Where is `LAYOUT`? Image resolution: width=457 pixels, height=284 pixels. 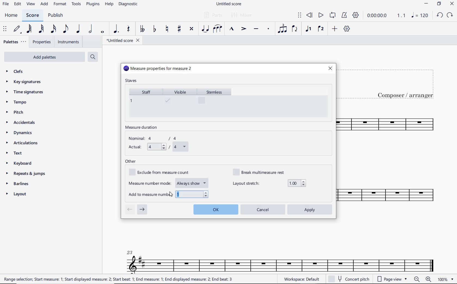 LAYOUT is located at coordinates (17, 195).